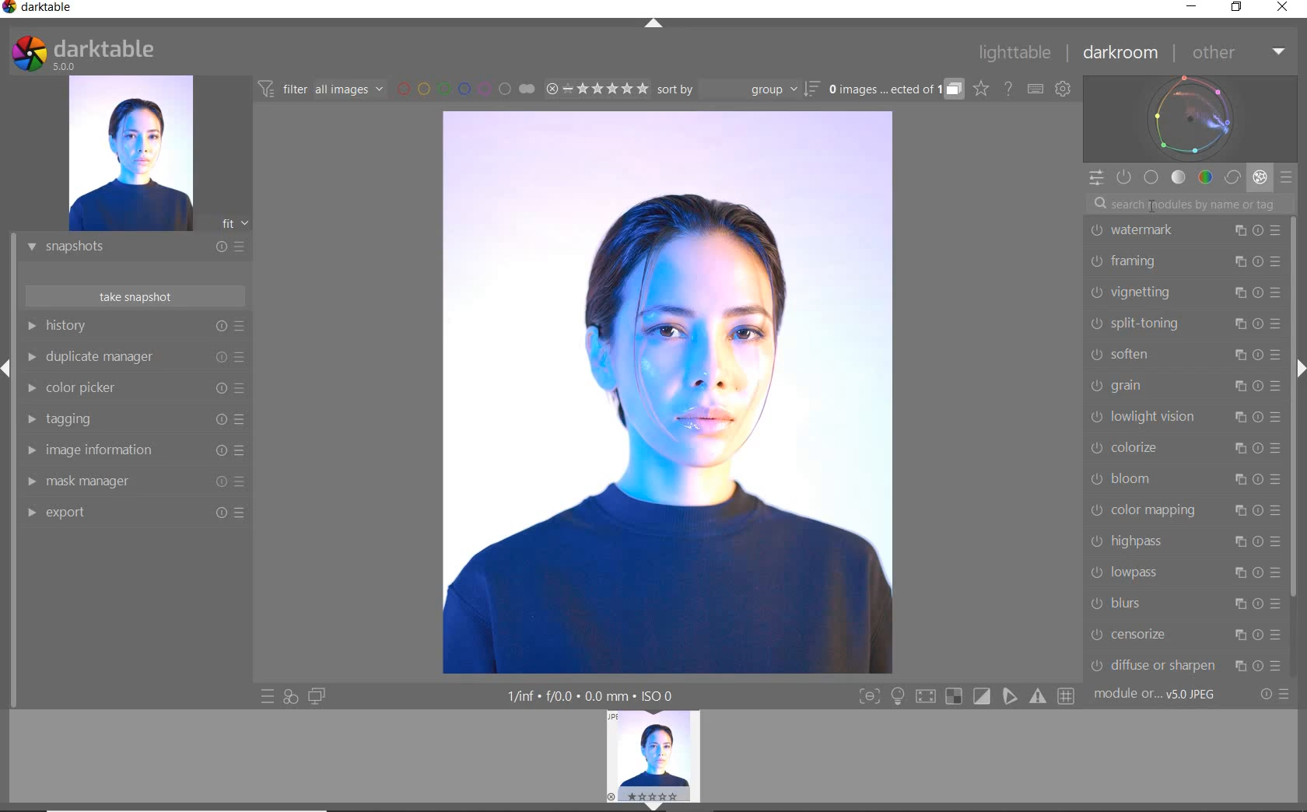  I want to click on IMAGE PREVIEW, so click(653, 752).